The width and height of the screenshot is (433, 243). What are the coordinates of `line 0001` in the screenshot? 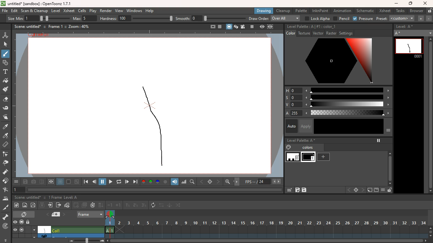 It's located at (408, 48).